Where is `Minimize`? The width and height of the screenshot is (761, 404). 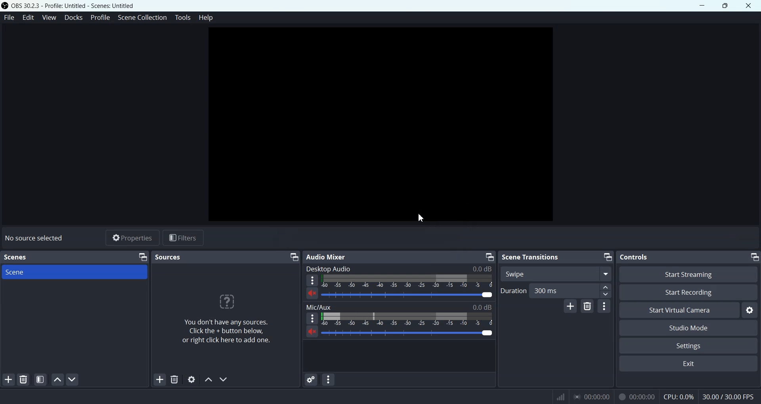
Minimize is located at coordinates (142, 257).